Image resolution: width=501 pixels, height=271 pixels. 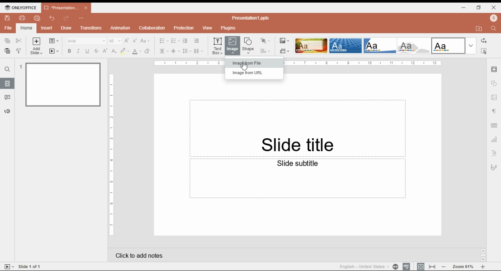 What do you see at coordinates (7, 41) in the screenshot?
I see `copy` at bounding box center [7, 41].